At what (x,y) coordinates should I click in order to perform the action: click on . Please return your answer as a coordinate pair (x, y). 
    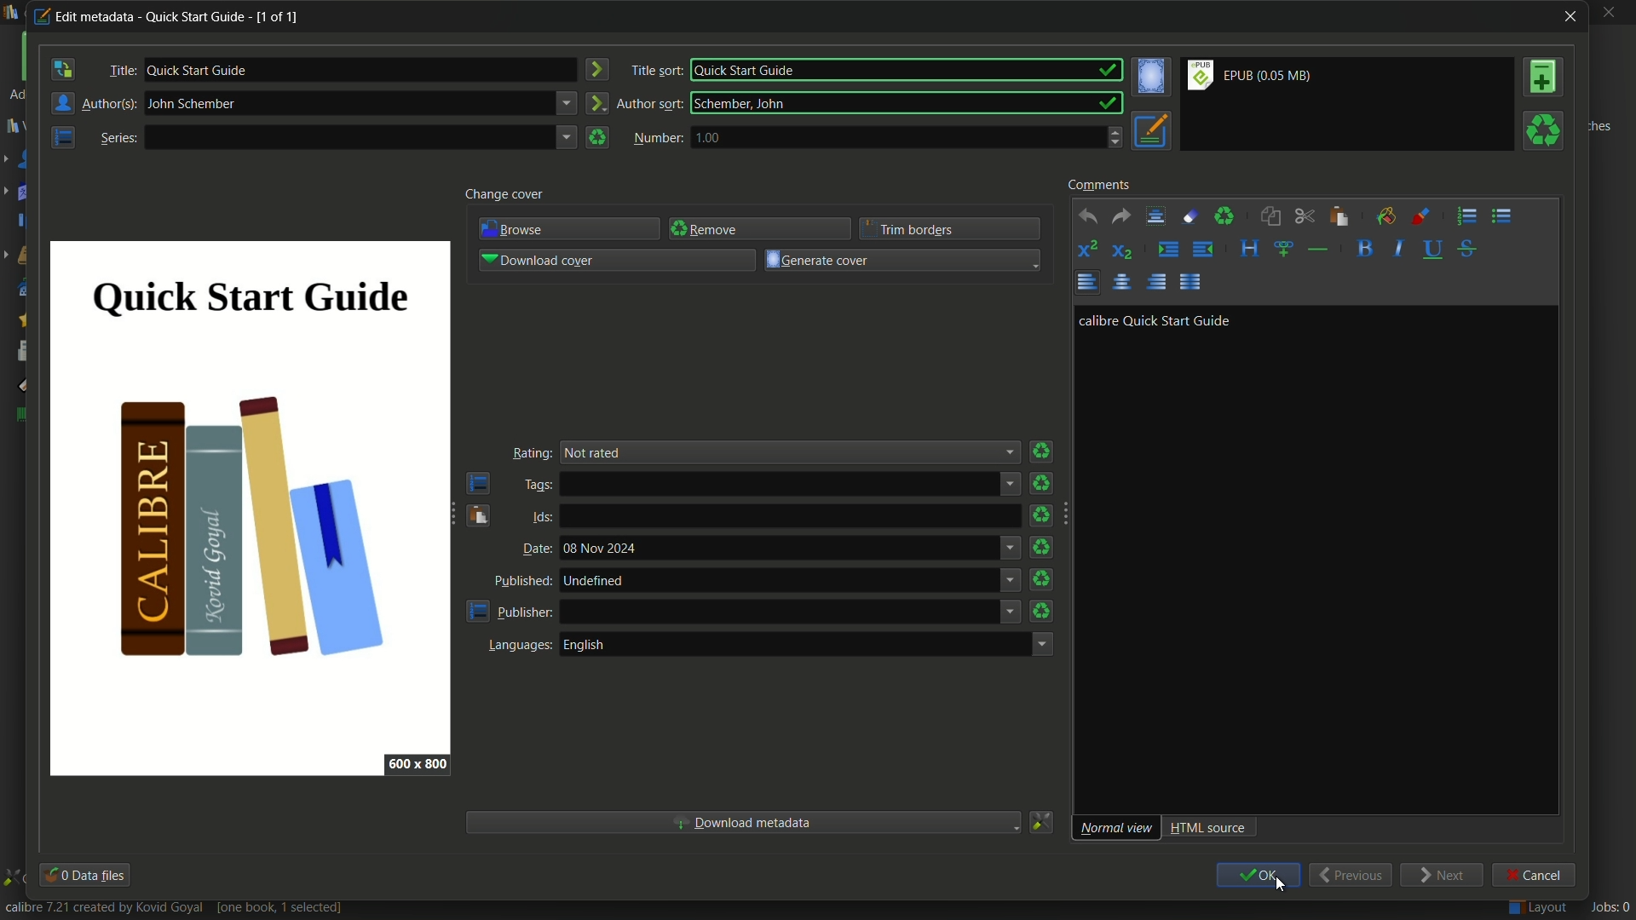
    Looking at the image, I should click on (299, 686).